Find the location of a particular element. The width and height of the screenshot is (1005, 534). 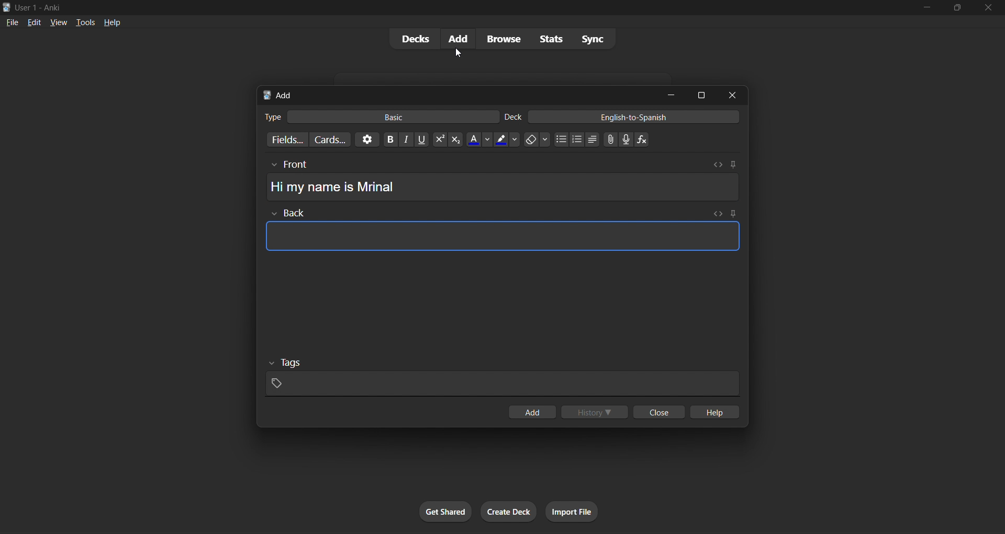

minimize is located at coordinates (925, 9).